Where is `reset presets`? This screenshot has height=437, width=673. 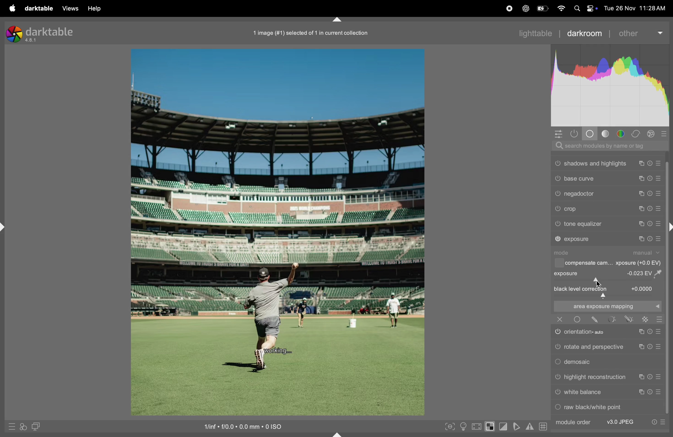 reset presets is located at coordinates (651, 208).